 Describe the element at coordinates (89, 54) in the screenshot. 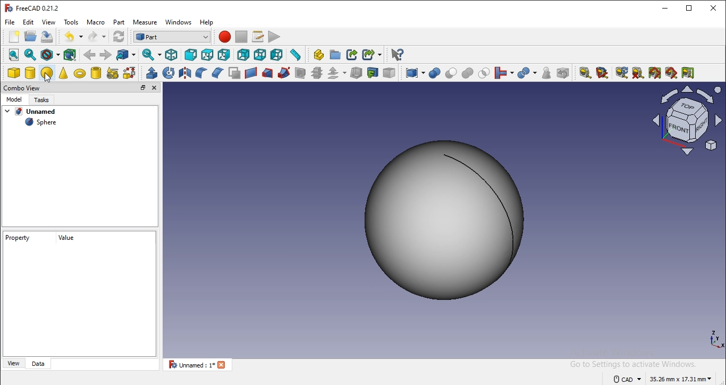

I see `backward` at that location.